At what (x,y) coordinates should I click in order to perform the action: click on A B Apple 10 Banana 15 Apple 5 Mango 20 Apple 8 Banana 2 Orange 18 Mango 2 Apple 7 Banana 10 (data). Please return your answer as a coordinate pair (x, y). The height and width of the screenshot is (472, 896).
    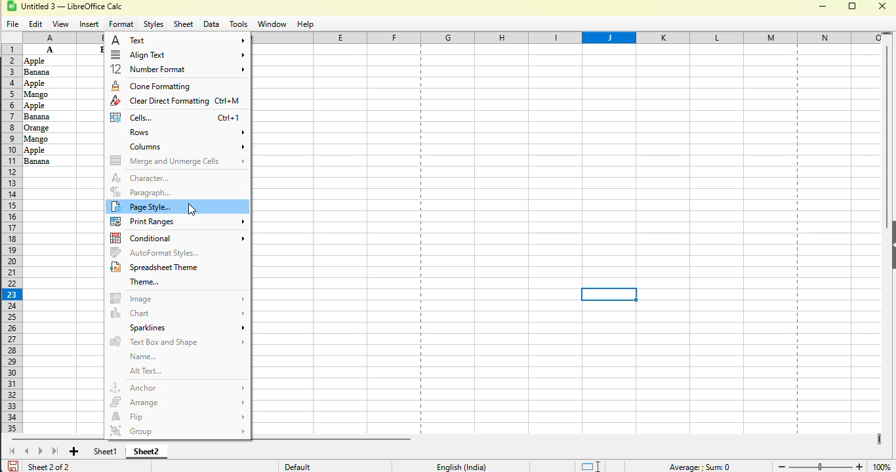
    Looking at the image, I should click on (49, 49).